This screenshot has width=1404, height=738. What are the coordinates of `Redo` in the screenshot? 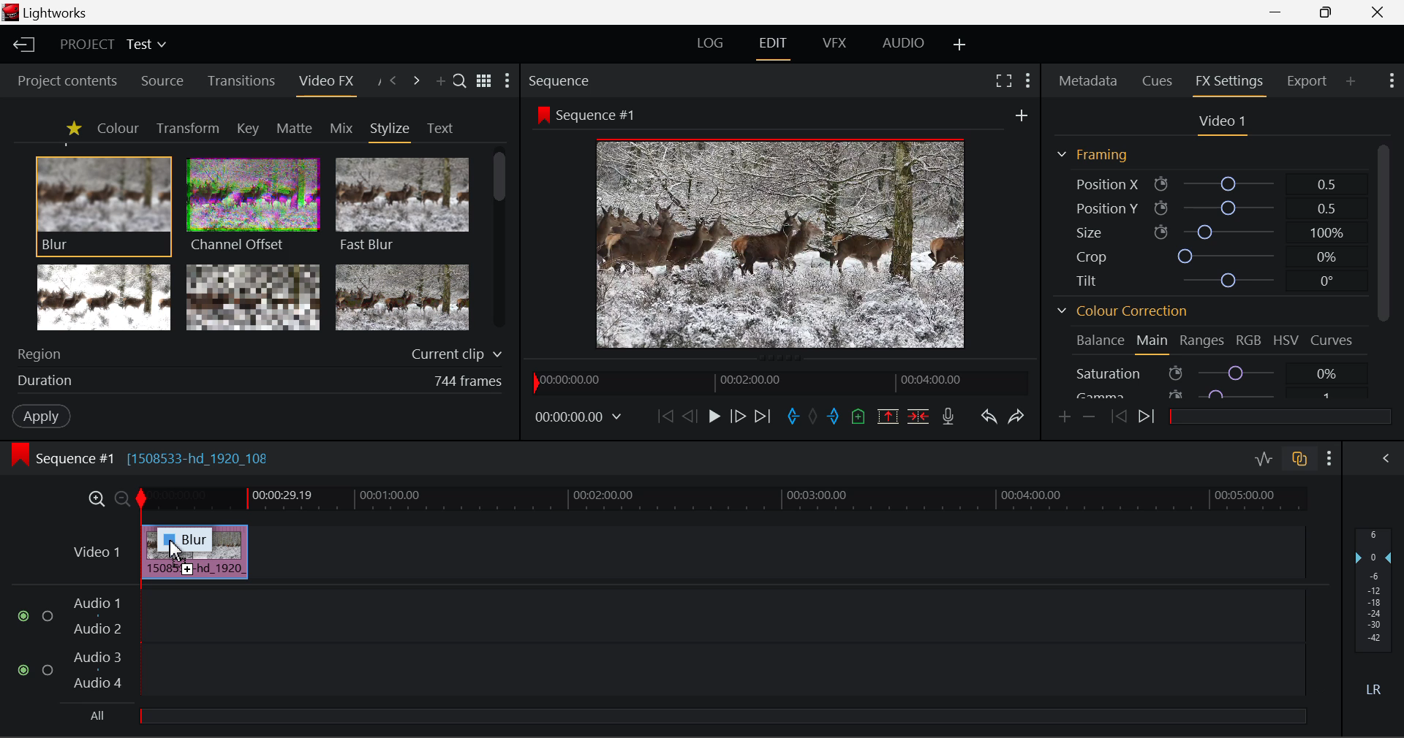 It's located at (1014, 415).